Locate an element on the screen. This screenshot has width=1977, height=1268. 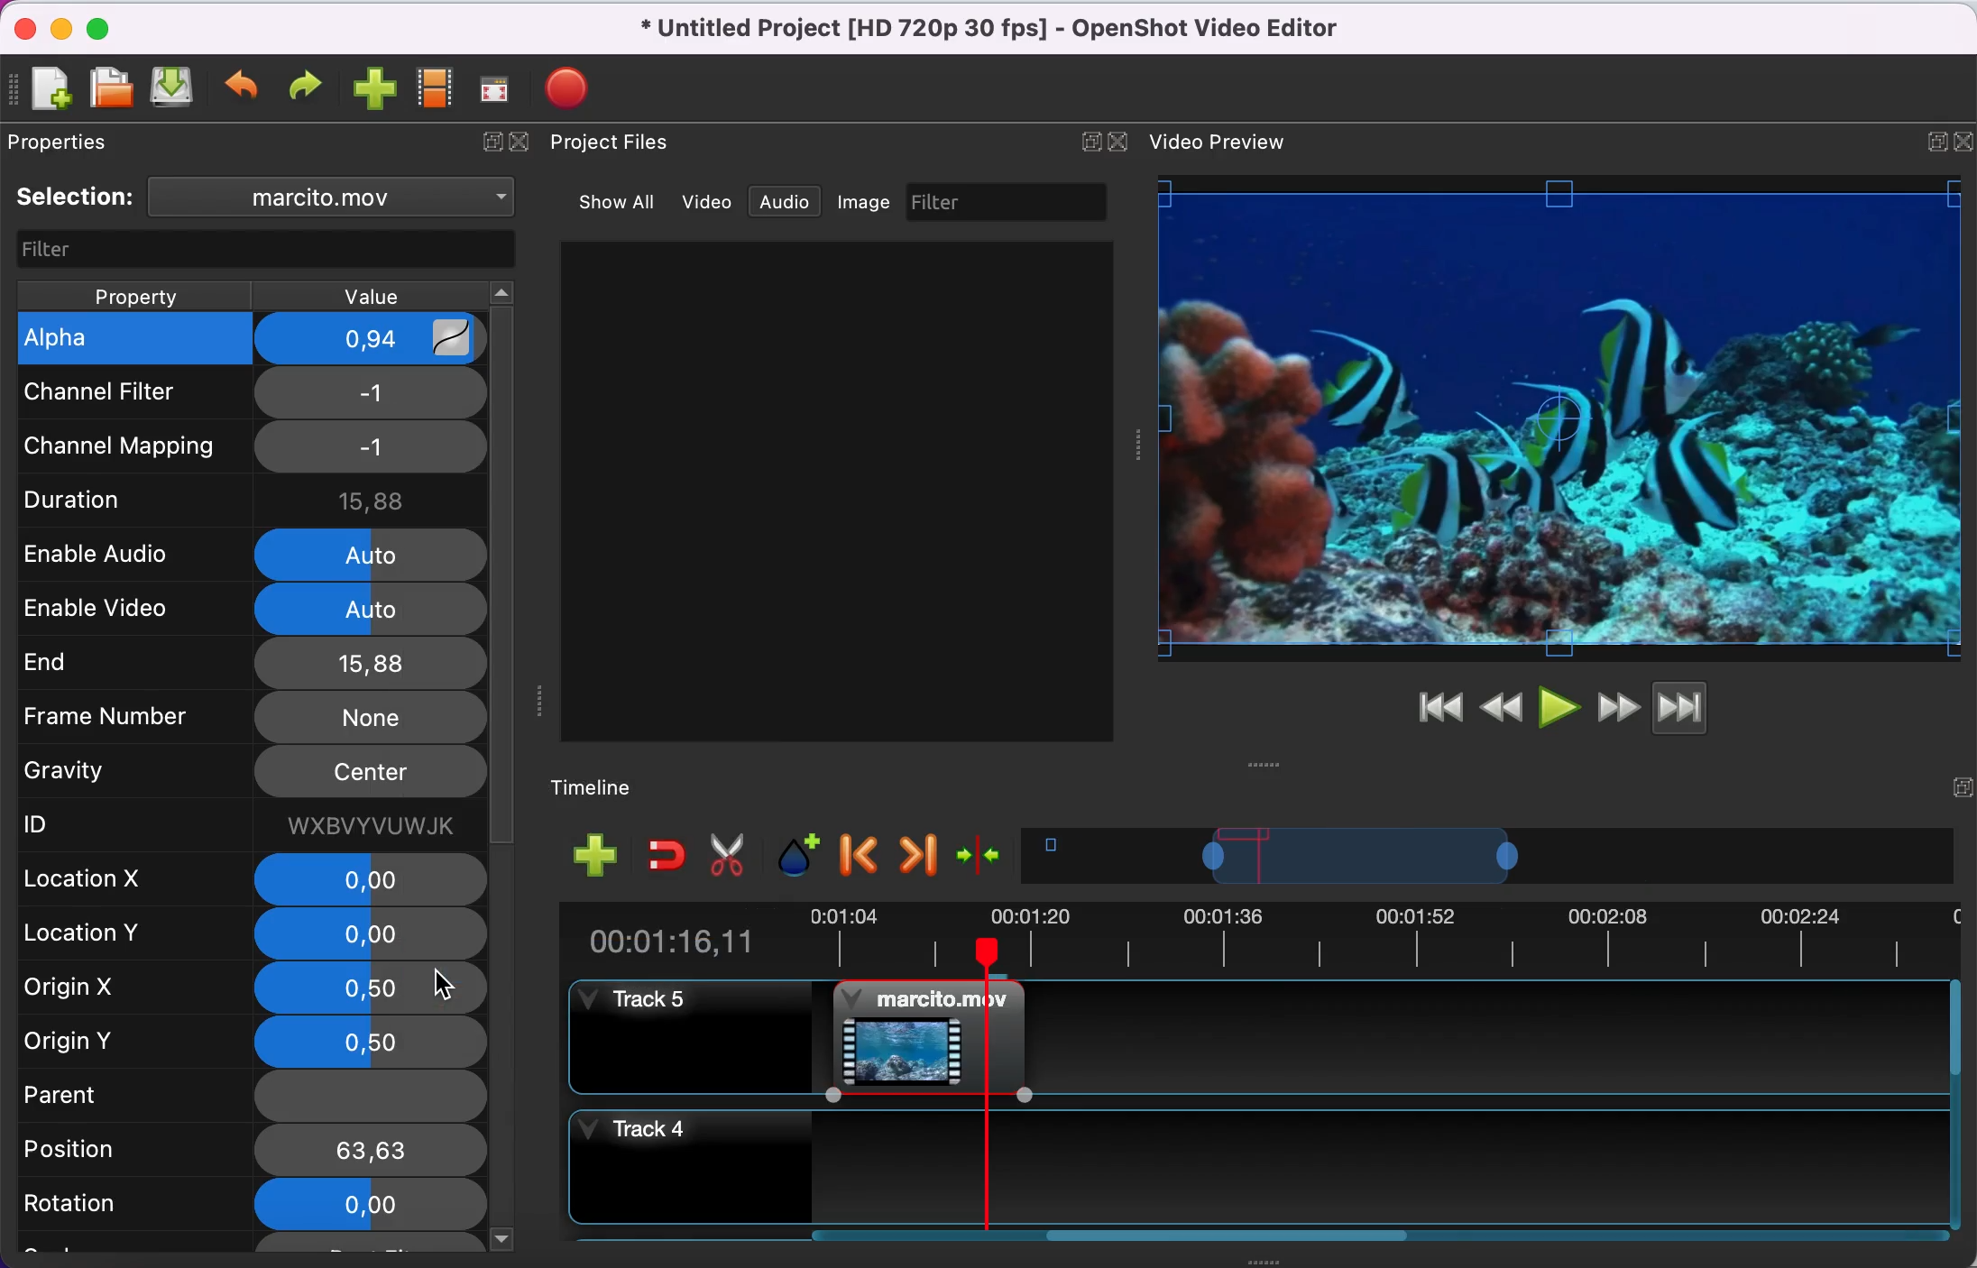
rewind is located at coordinates (1503, 705).